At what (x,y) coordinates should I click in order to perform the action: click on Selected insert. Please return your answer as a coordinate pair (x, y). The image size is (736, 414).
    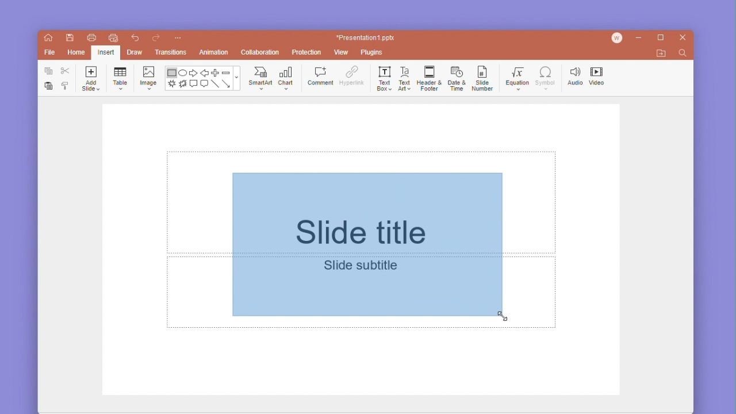
    Looking at the image, I should click on (106, 52).